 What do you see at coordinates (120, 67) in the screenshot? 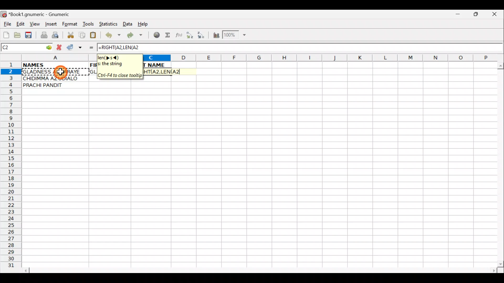
I see `en(>s<)s; the string. Ctrl+F4 to close tooltip.` at bounding box center [120, 67].